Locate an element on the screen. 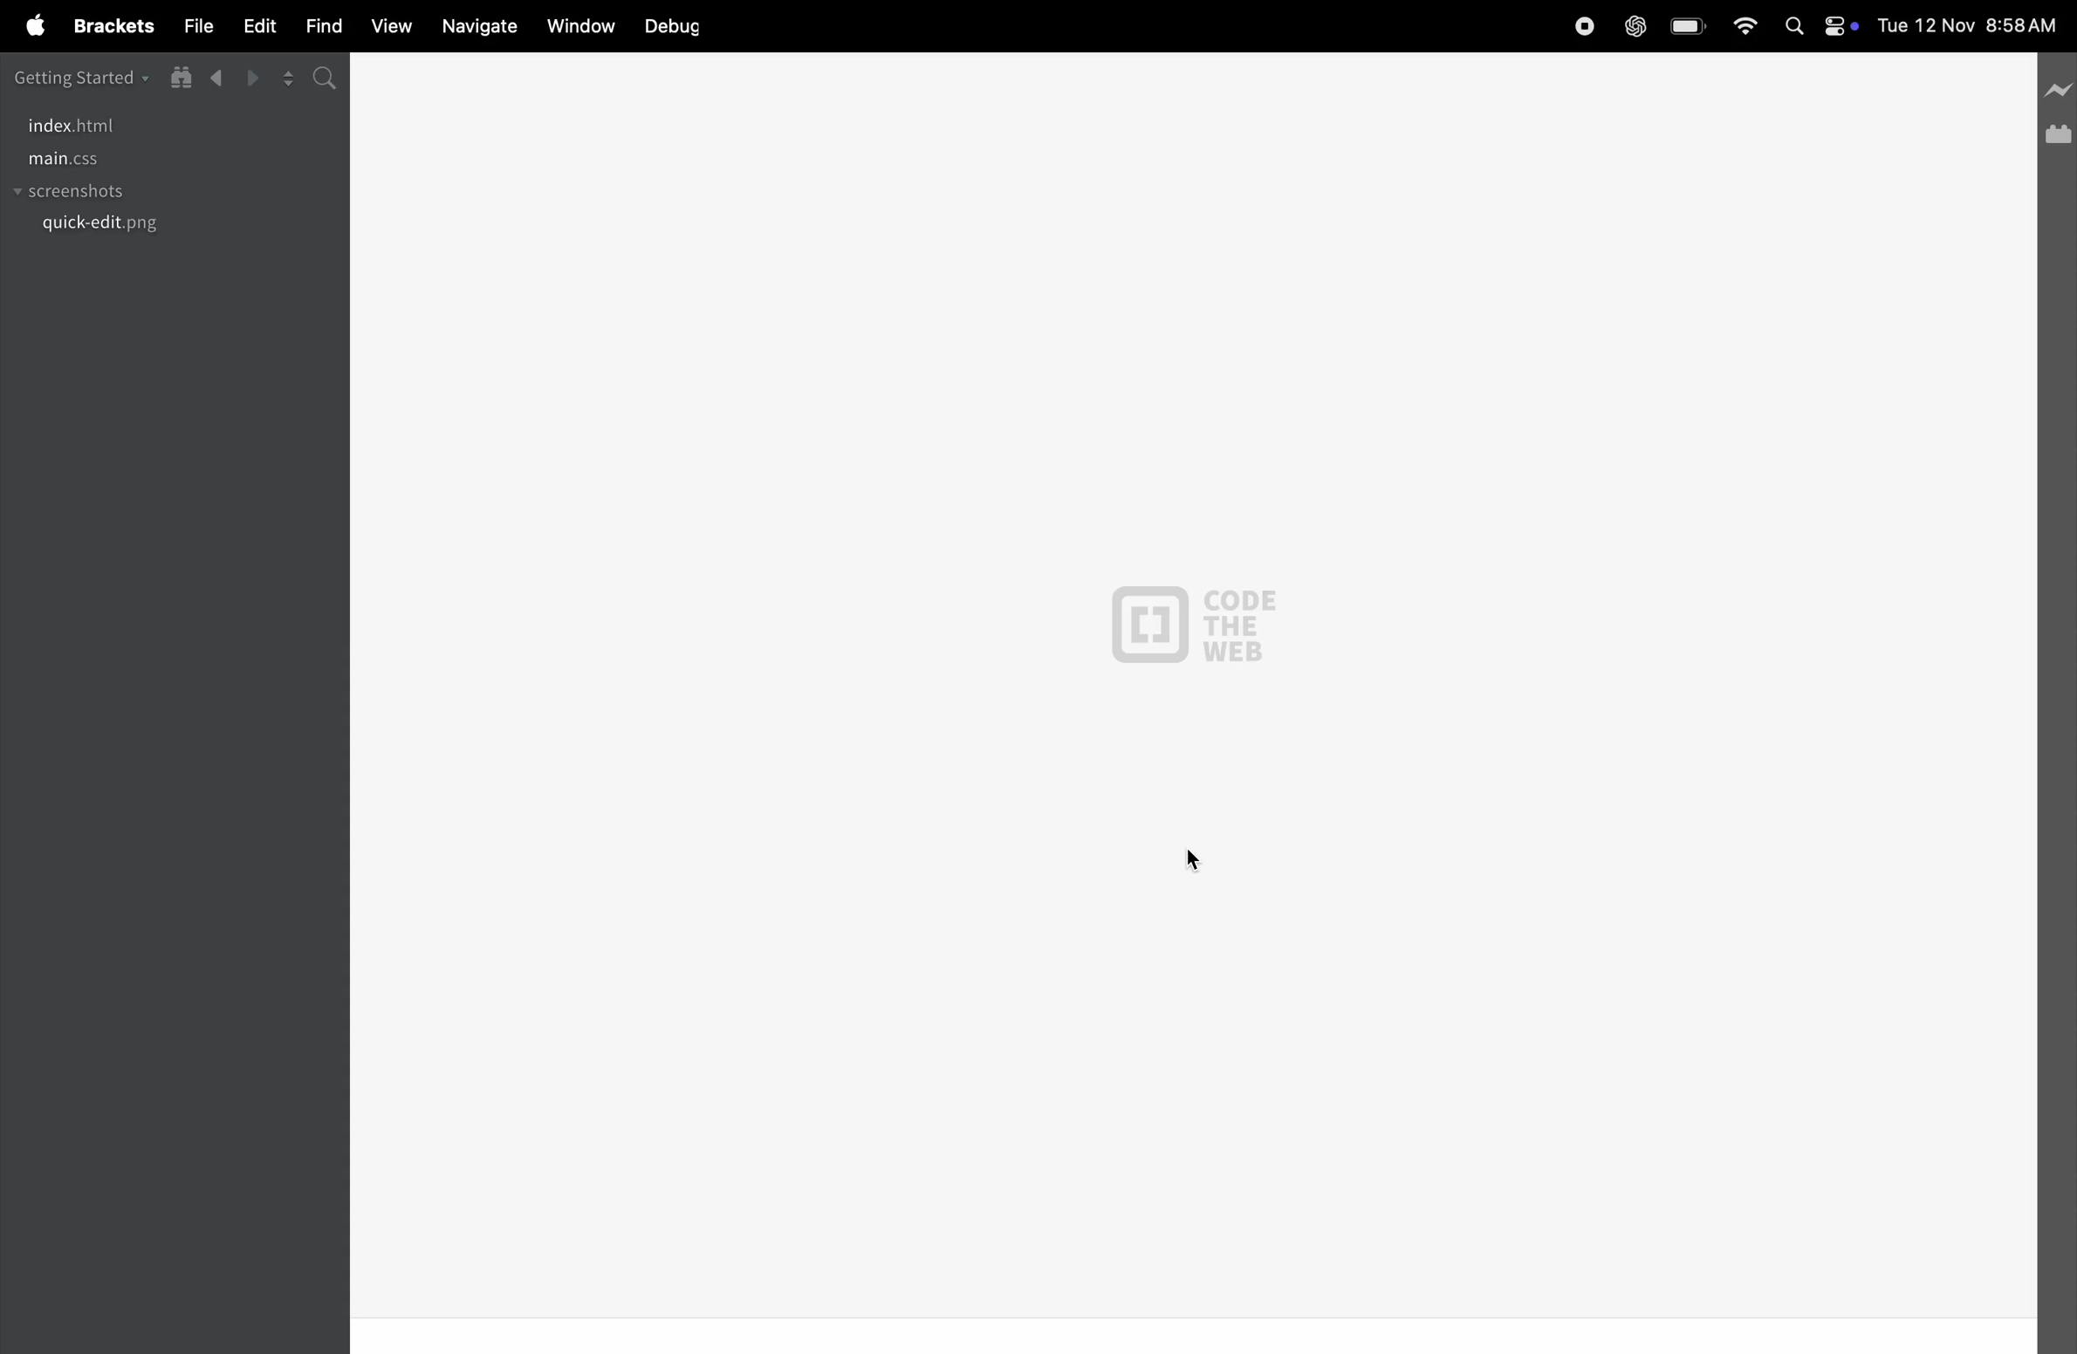 The image size is (2077, 1354). forward is located at coordinates (251, 77).